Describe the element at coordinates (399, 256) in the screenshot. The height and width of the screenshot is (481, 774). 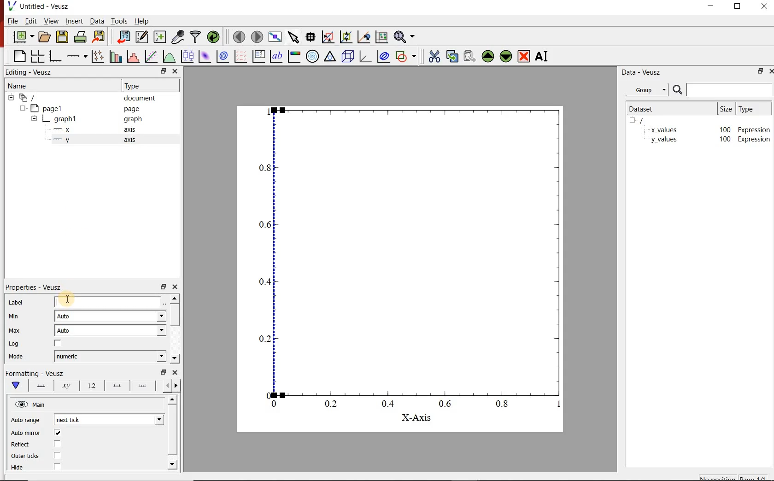
I see `graph` at that location.